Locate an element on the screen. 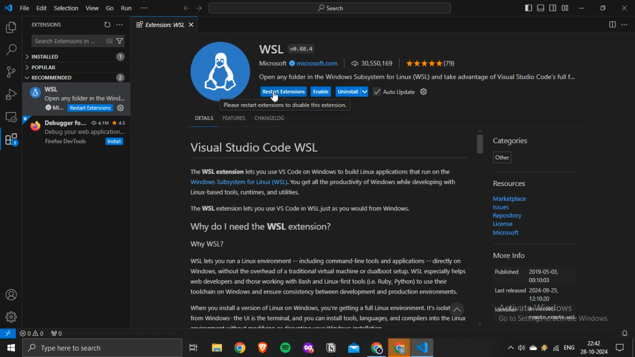 This screenshot has width=635, height=357. Search Extensions in ... is located at coordinates (65, 41).